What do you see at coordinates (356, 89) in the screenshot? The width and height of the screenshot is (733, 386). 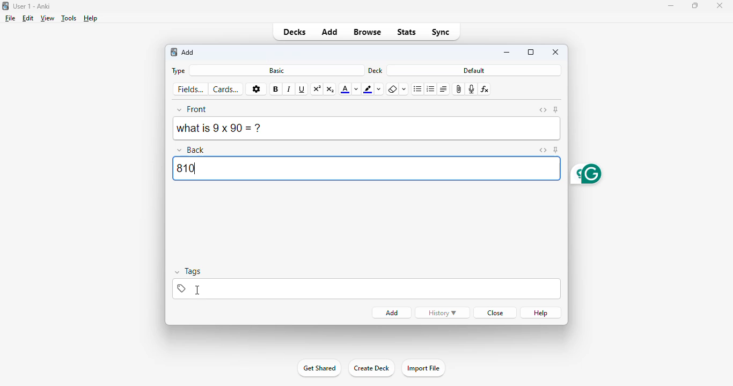 I see `change color` at bounding box center [356, 89].